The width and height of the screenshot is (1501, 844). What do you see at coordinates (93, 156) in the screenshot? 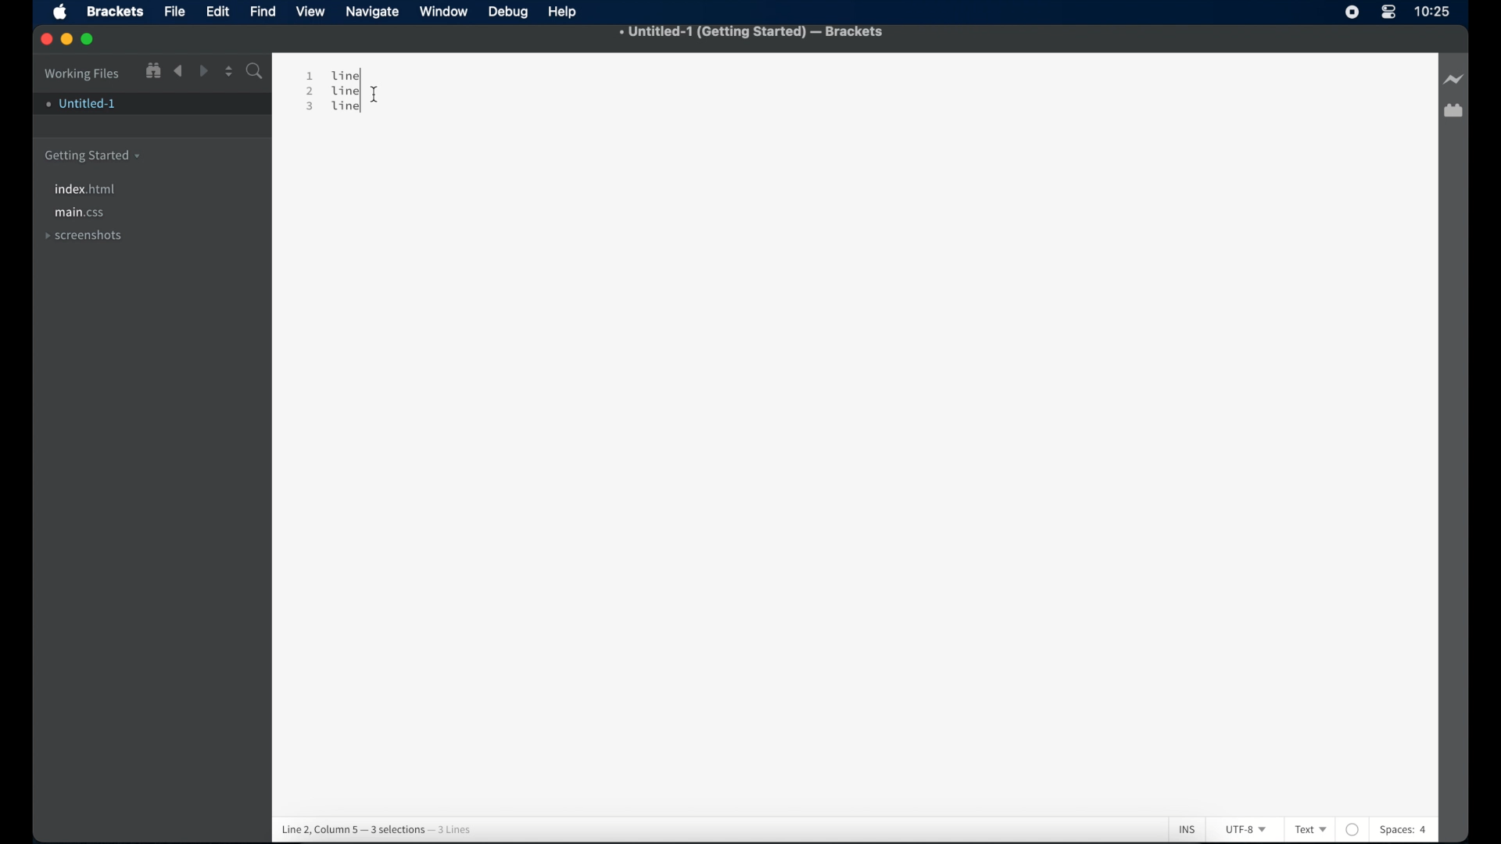
I see `getting started dropdown menu` at bounding box center [93, 156].